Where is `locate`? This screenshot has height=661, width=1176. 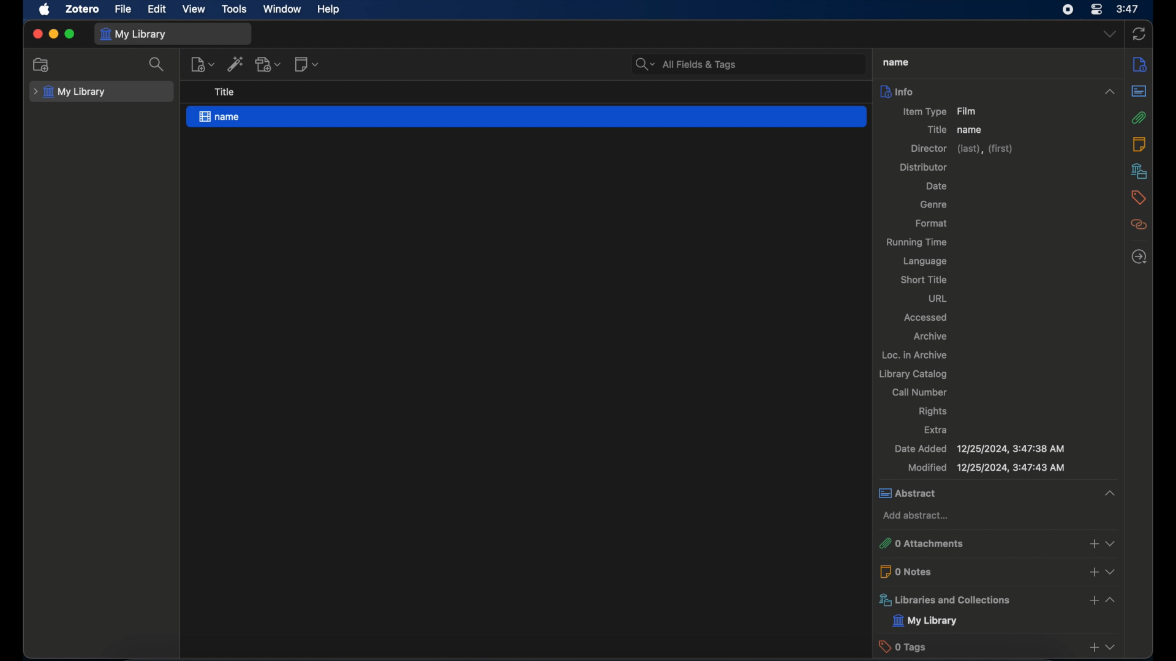
locate is located at coordinates (1140, 257).